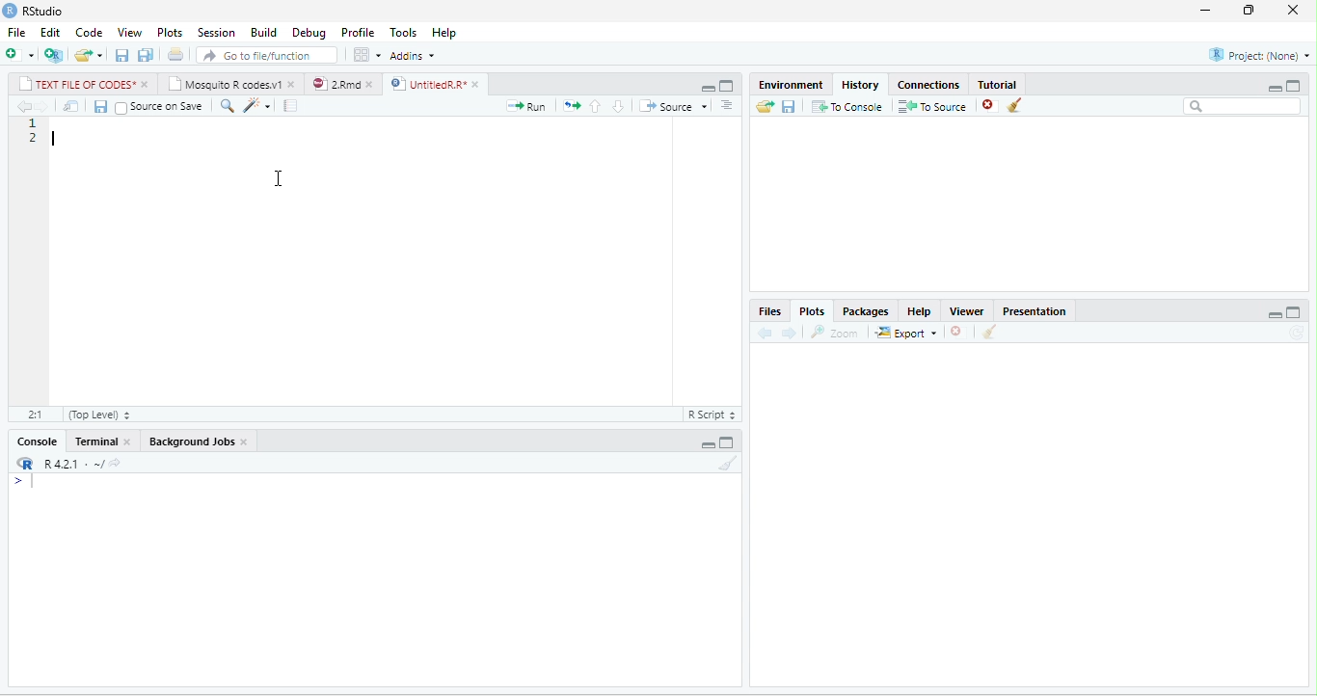 The width and height of the screenshot is (1317, 696). Describe the element at coordinates (788, 107) in the screenshot. I see `save` at that location.